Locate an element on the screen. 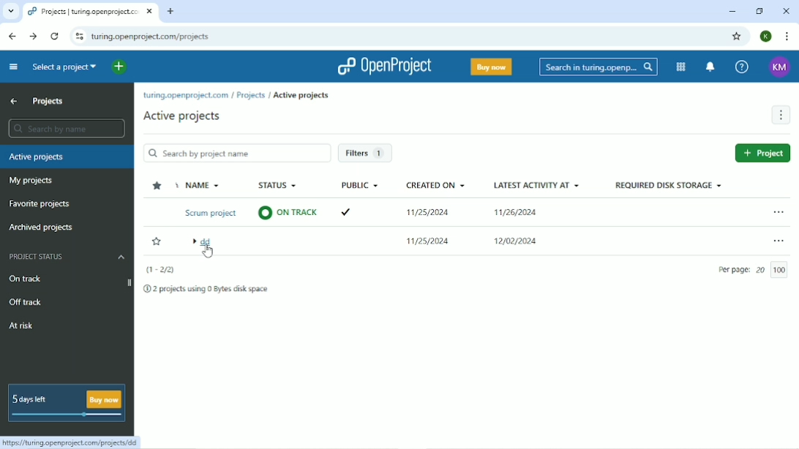  My projects is located at coordinates (35, 181).